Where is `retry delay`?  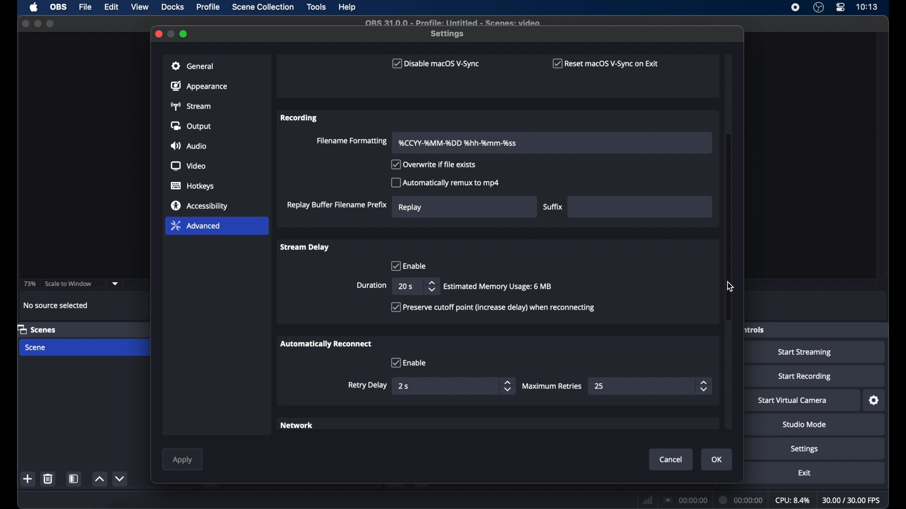 retry delay is located at coordinates (368, 385).